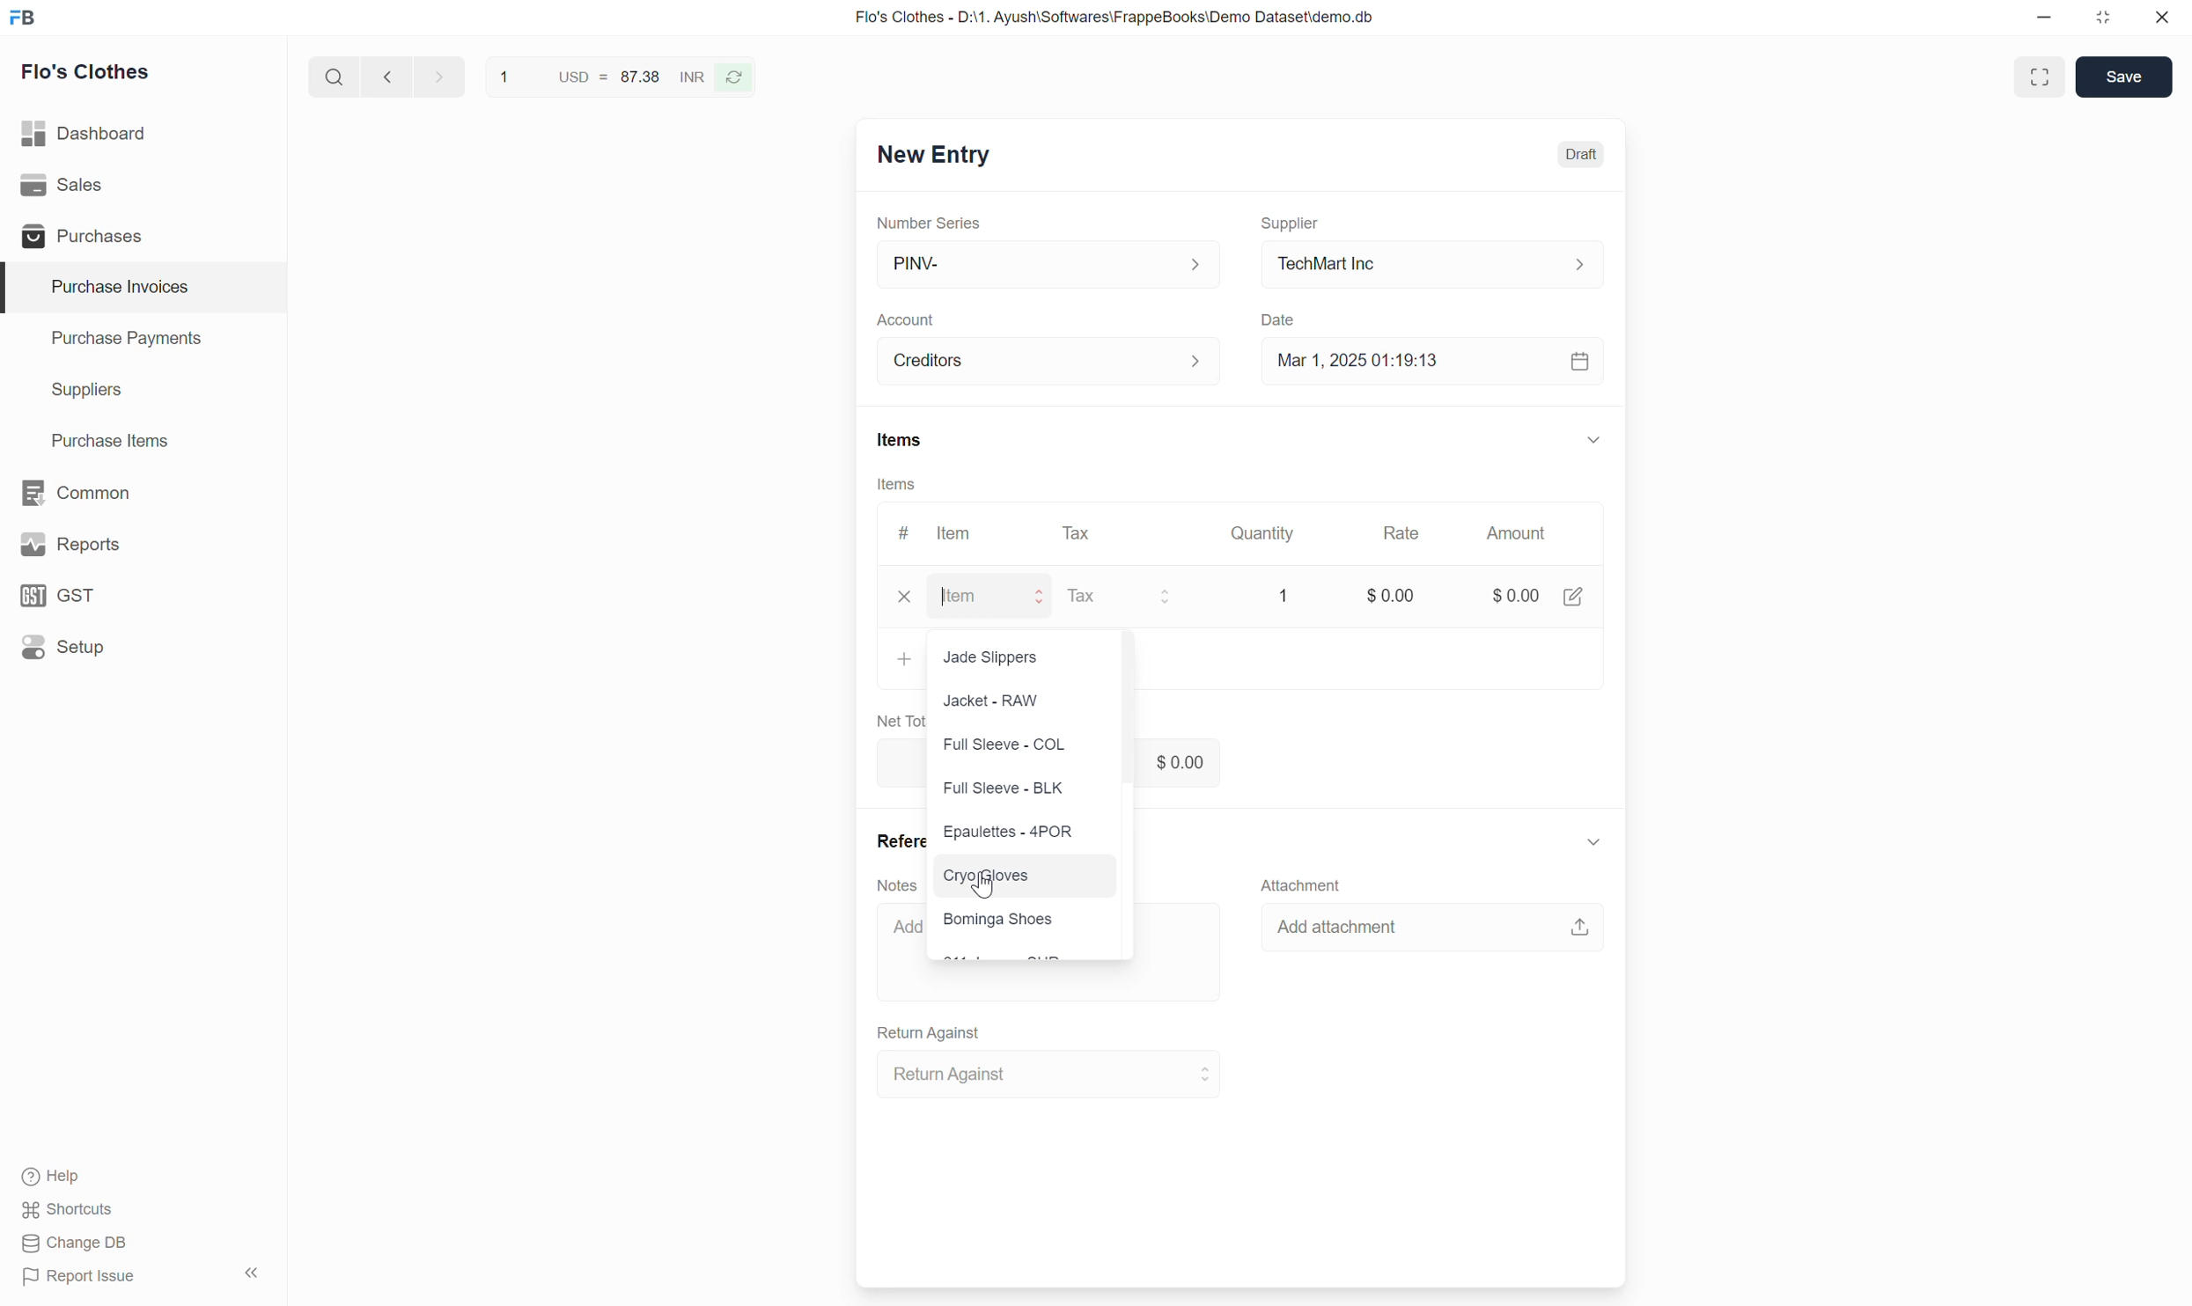 This screenshot has width=2192, height=1306. I want to click on cursor, so click(983, 885).